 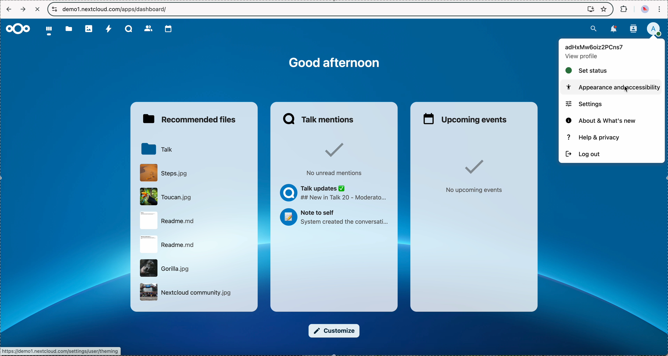 What do you see at coordinates (167, 196) in the screenshot?
I see `file` at bounding box center [167, 196].